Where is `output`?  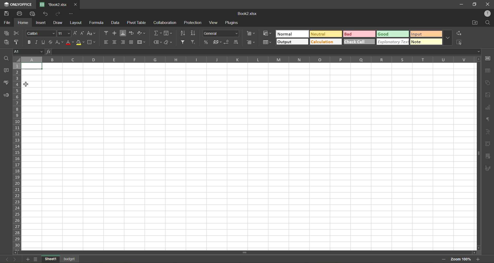 output is located at coordinates (293, 41).